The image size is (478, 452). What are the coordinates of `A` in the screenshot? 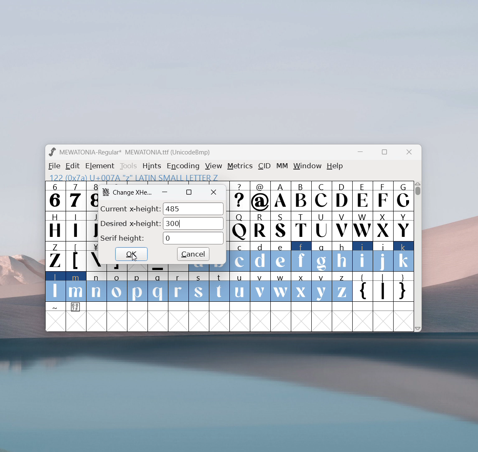 It's located at (281, 196).